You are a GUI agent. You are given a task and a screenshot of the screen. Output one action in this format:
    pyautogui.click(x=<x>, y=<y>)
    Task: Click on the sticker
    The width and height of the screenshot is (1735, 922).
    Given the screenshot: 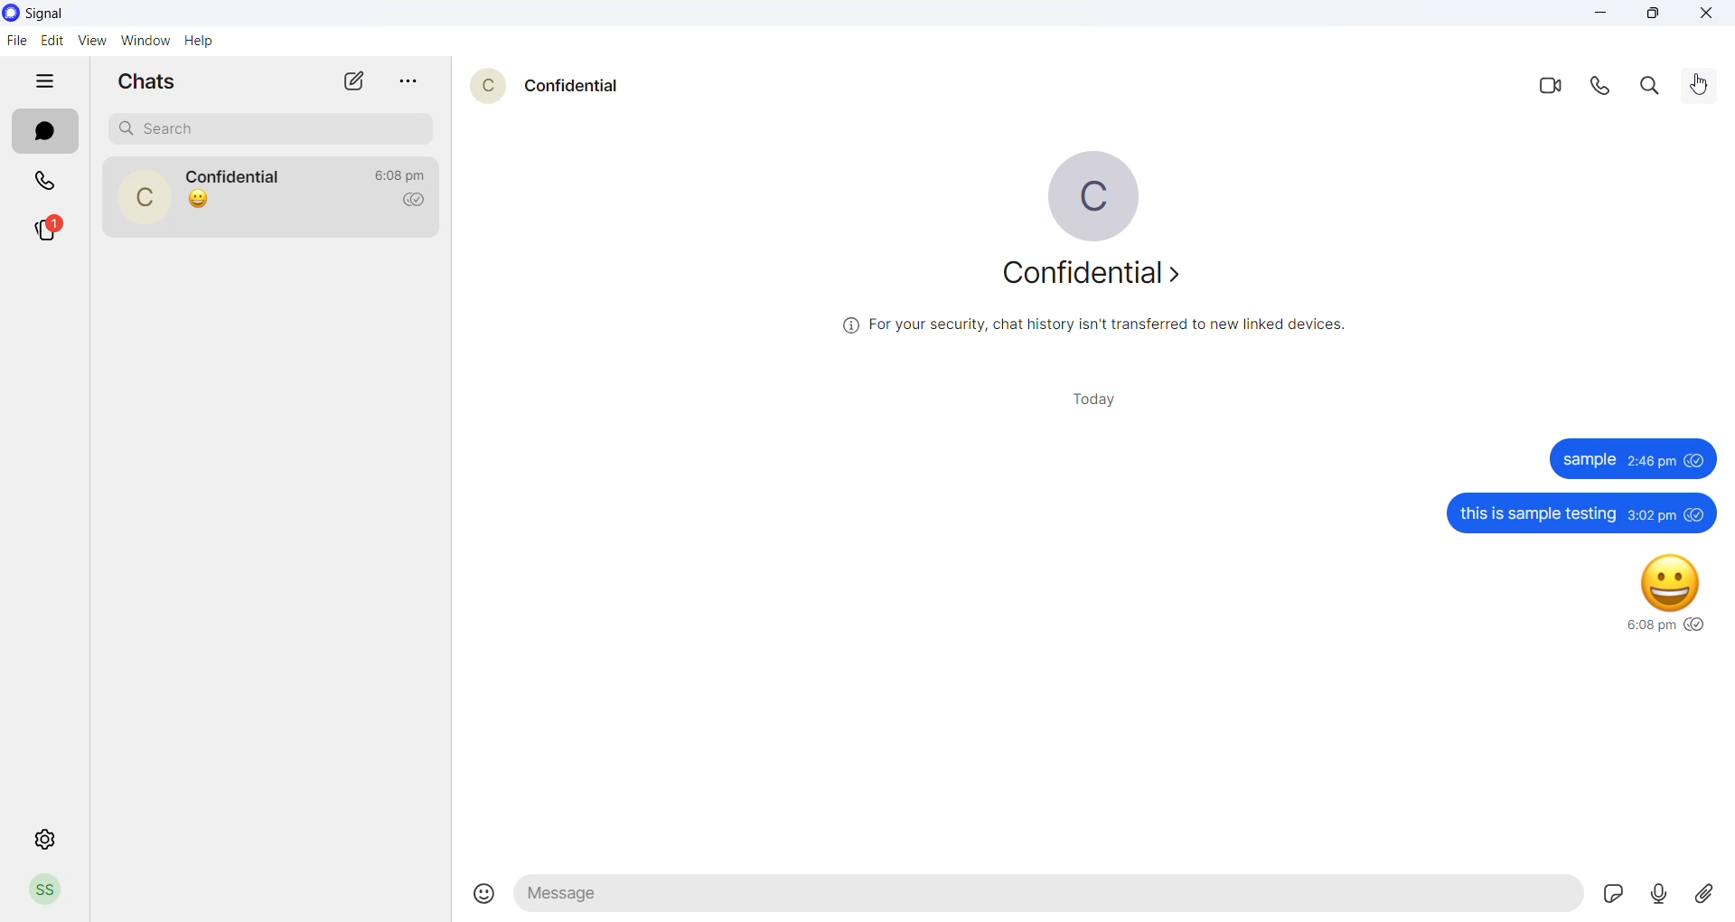 What is the action you would take?
    pyautogui.click(x=1609, y=895)
    